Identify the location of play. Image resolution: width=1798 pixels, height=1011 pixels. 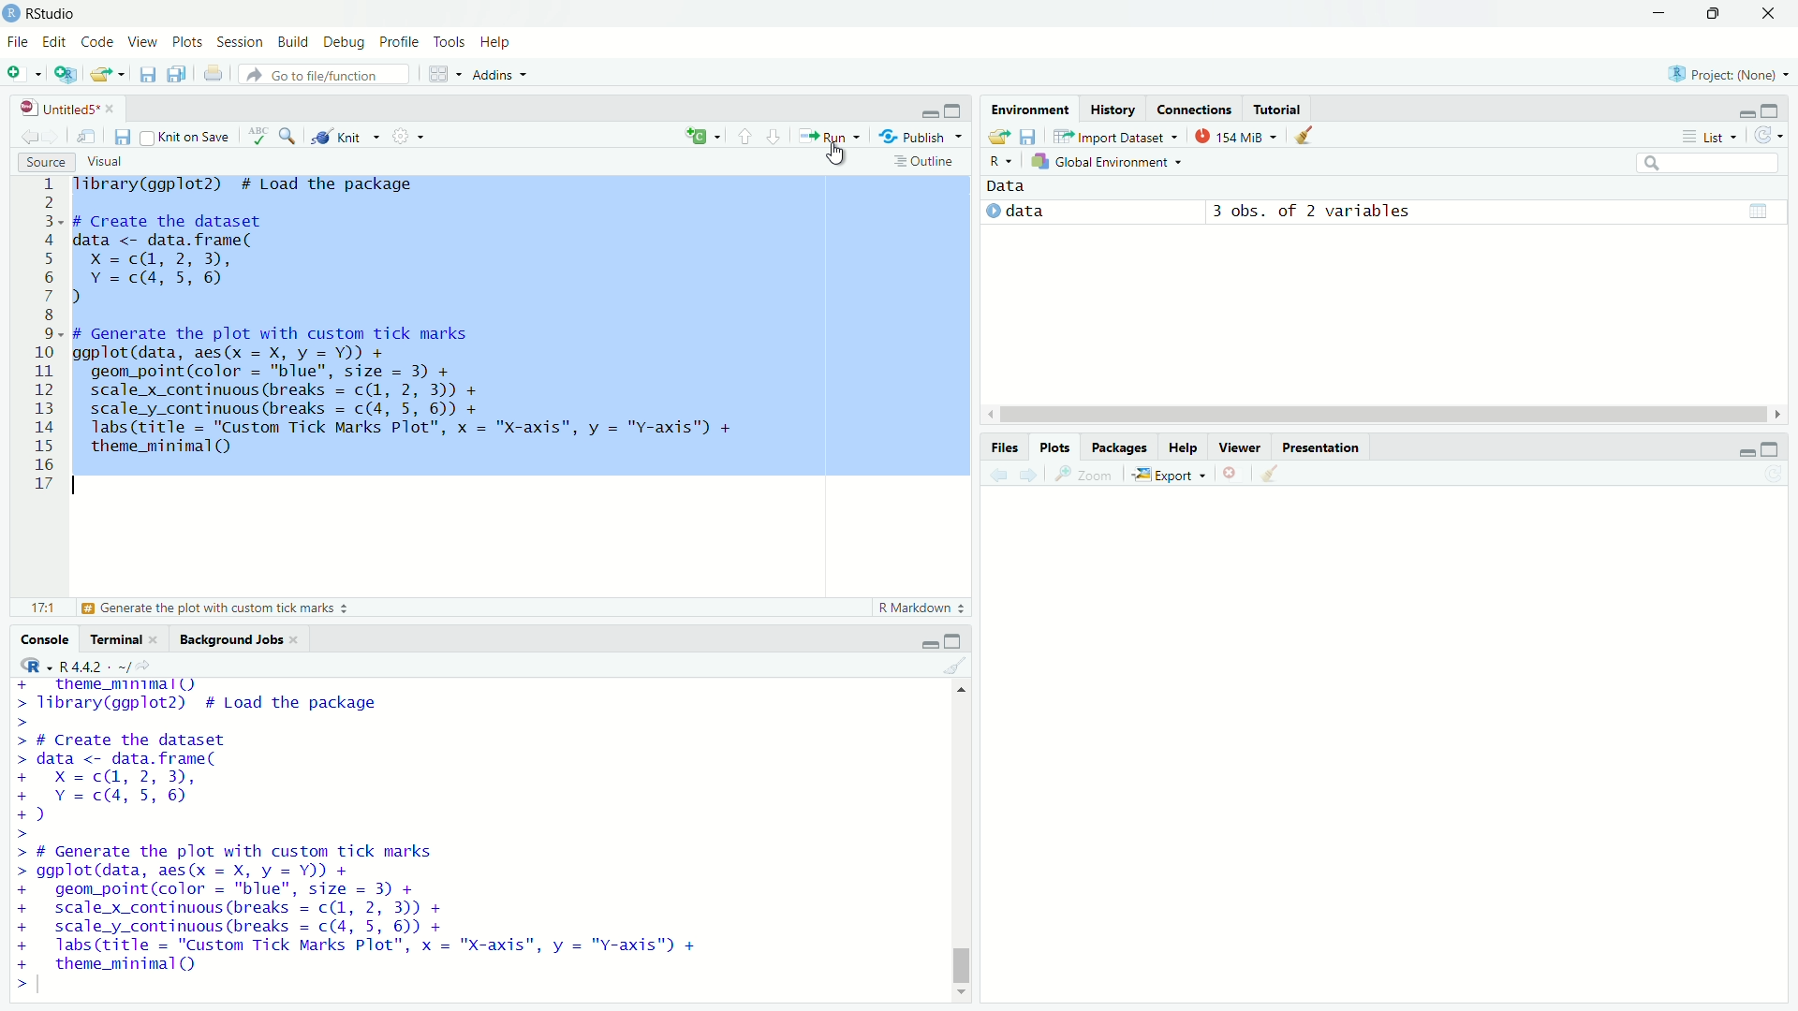
(991, 215).